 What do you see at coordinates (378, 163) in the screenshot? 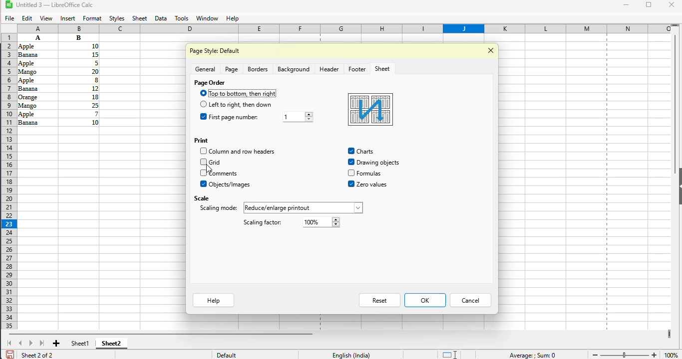
I see `` at bounding box center [378, 163].